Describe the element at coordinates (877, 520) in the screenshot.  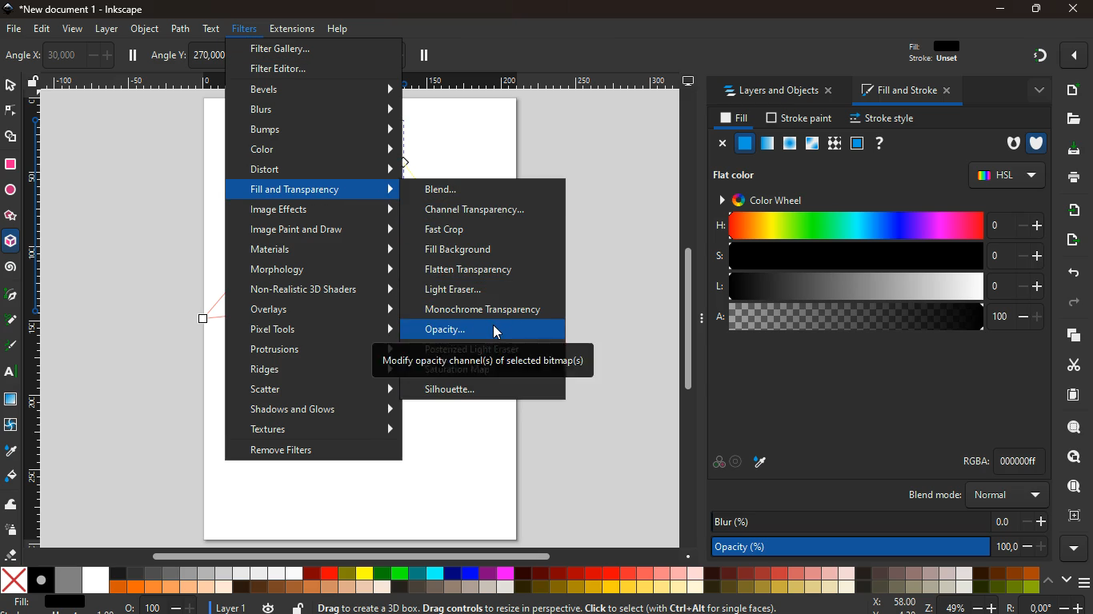
I see `blur` at that location.